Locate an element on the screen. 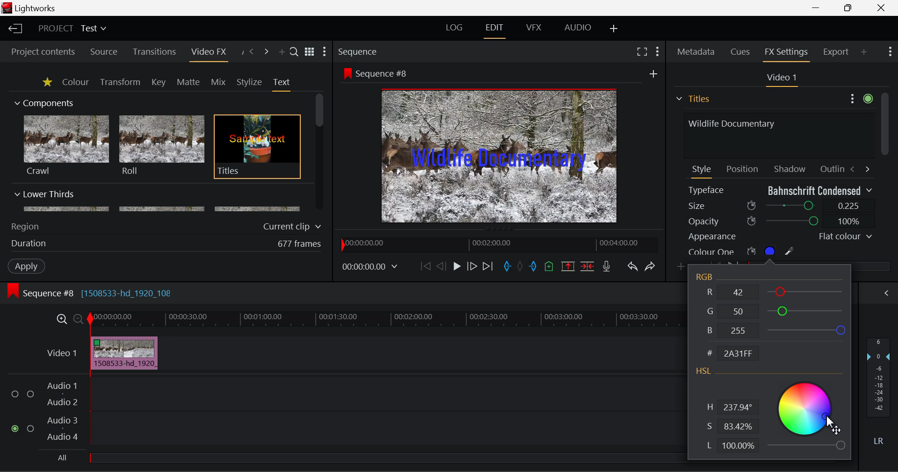 This screenshot has height=472, width=898. Audio 1 is located at coordinates (61, 387).